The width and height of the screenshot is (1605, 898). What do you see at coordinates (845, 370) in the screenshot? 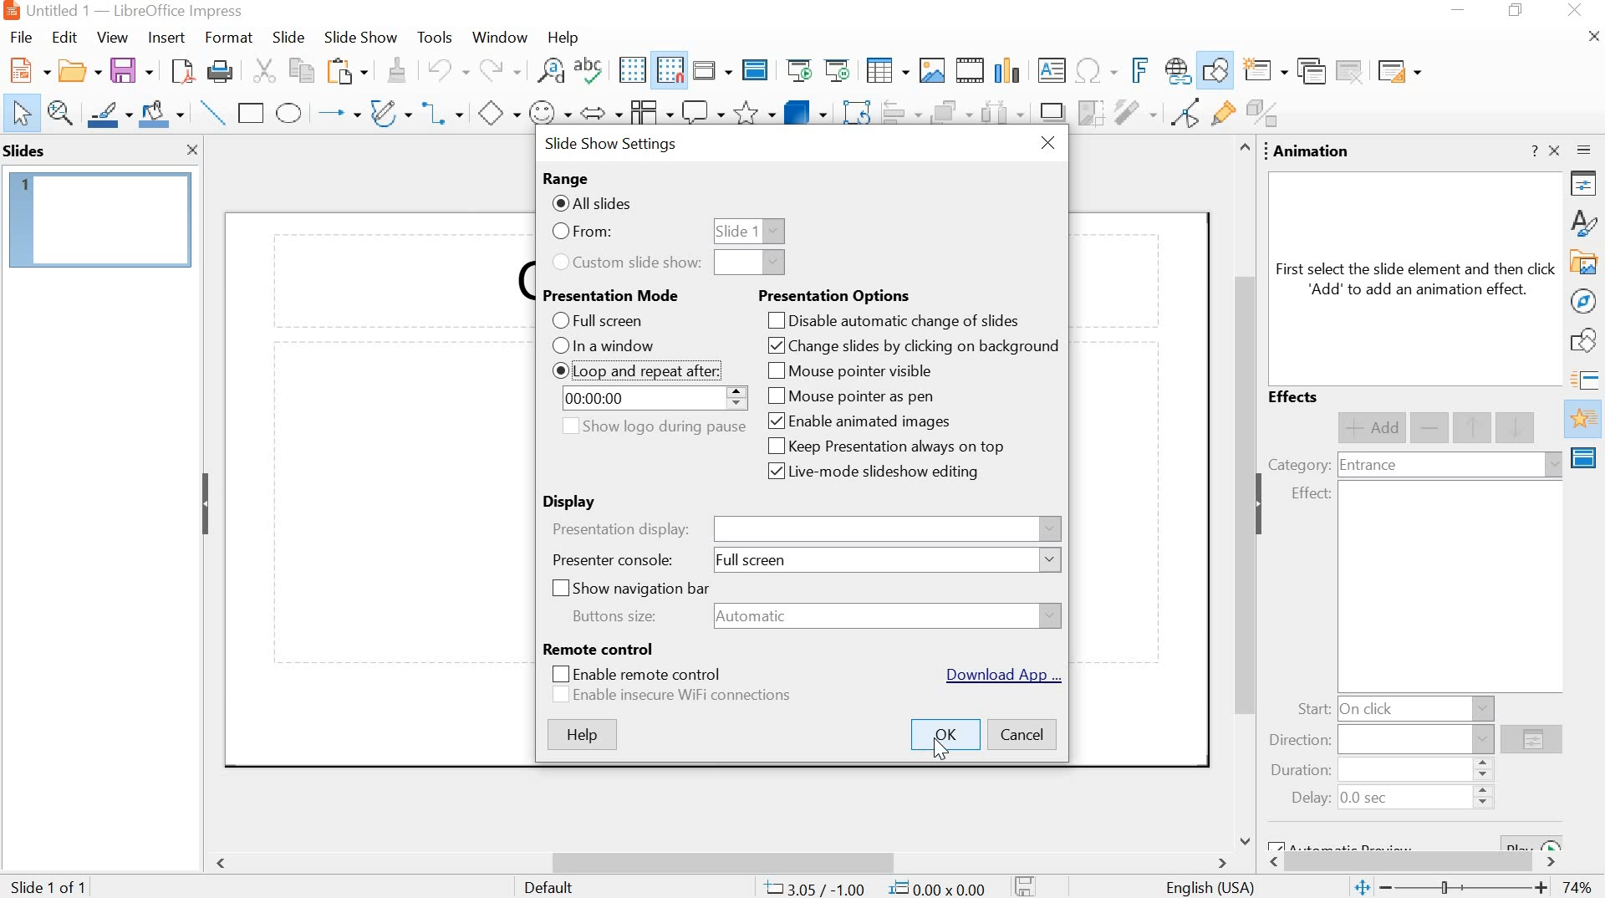
I see `mouse pointer visible` at bounding box center [845, 370].